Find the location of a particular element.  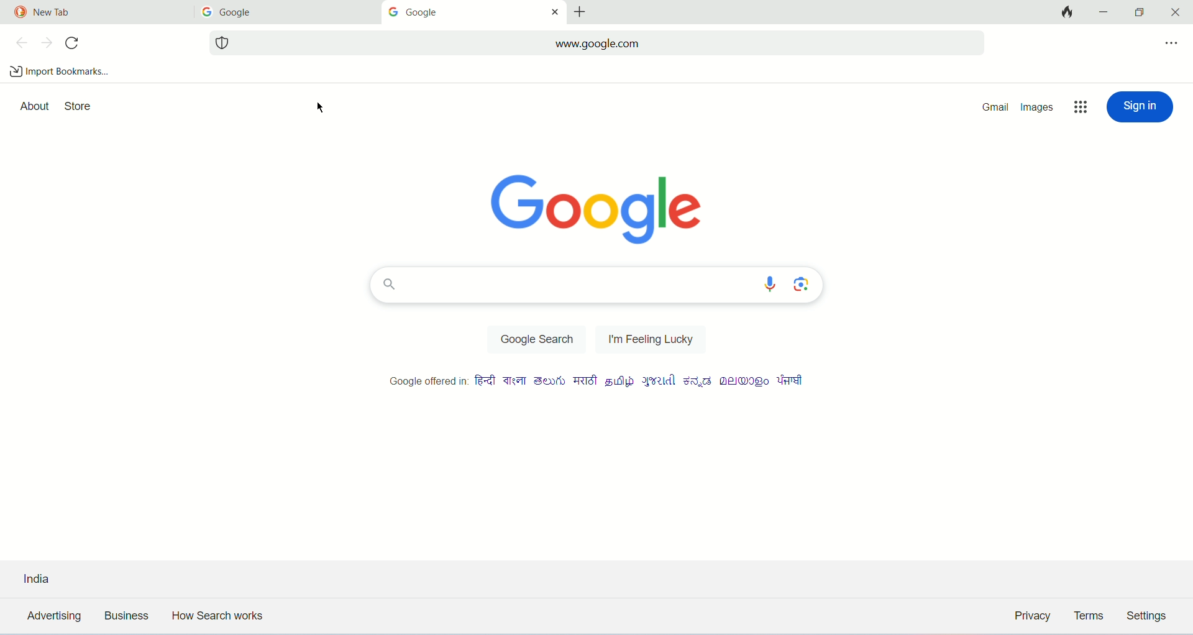

new tab is located at coordinates (54, 13).